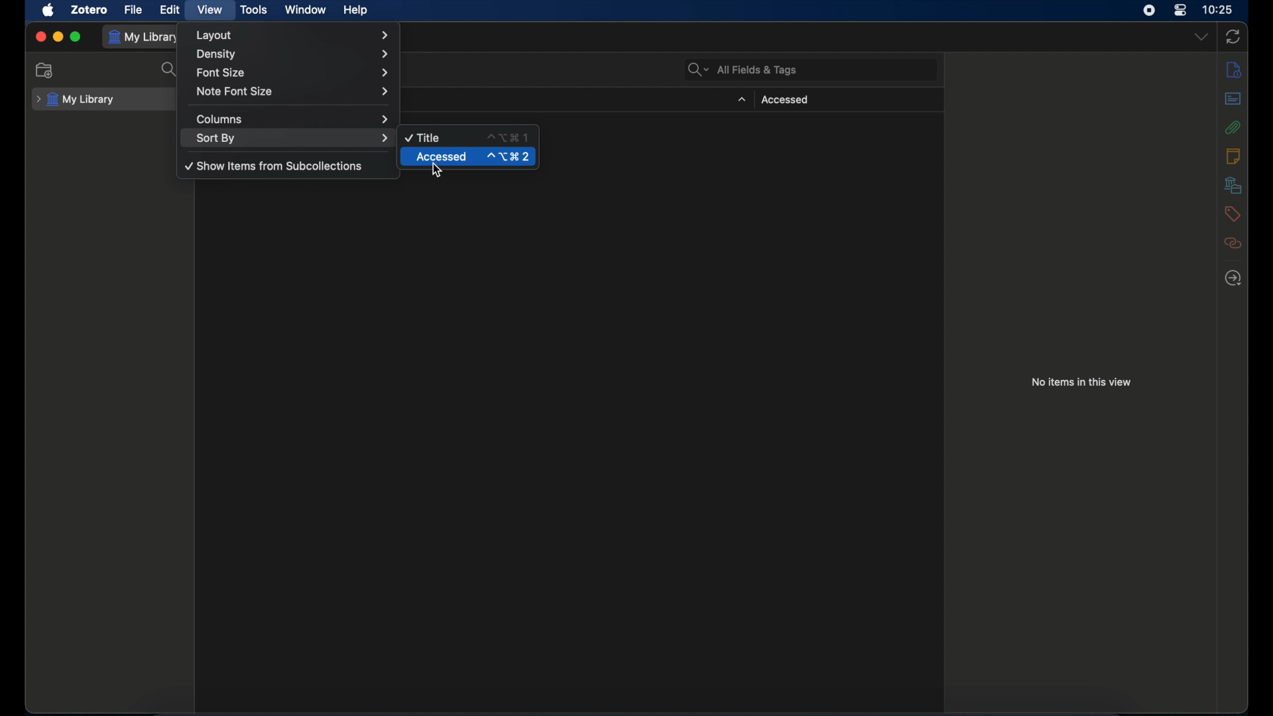 The height and width of the screenshot is (716, 1273). I want to click on density, so click(294, 54).